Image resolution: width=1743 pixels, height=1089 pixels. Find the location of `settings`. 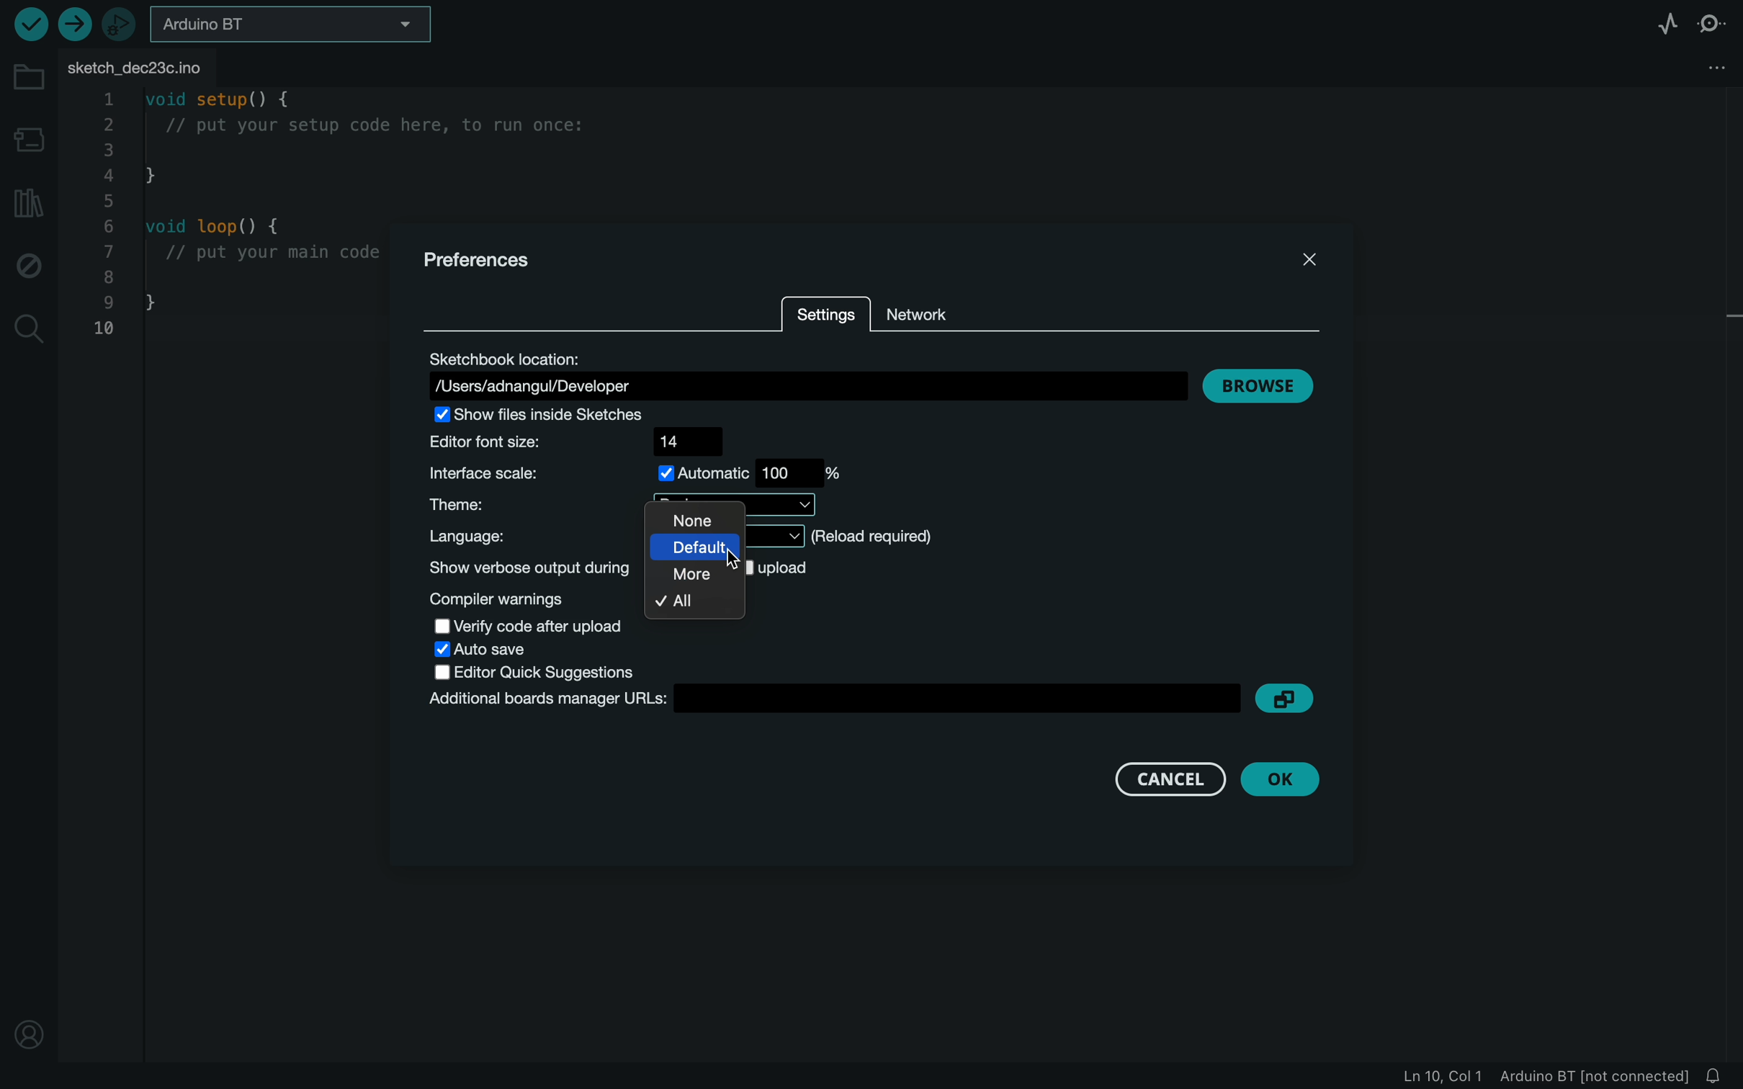

settings is located at coordinates (825, 318).